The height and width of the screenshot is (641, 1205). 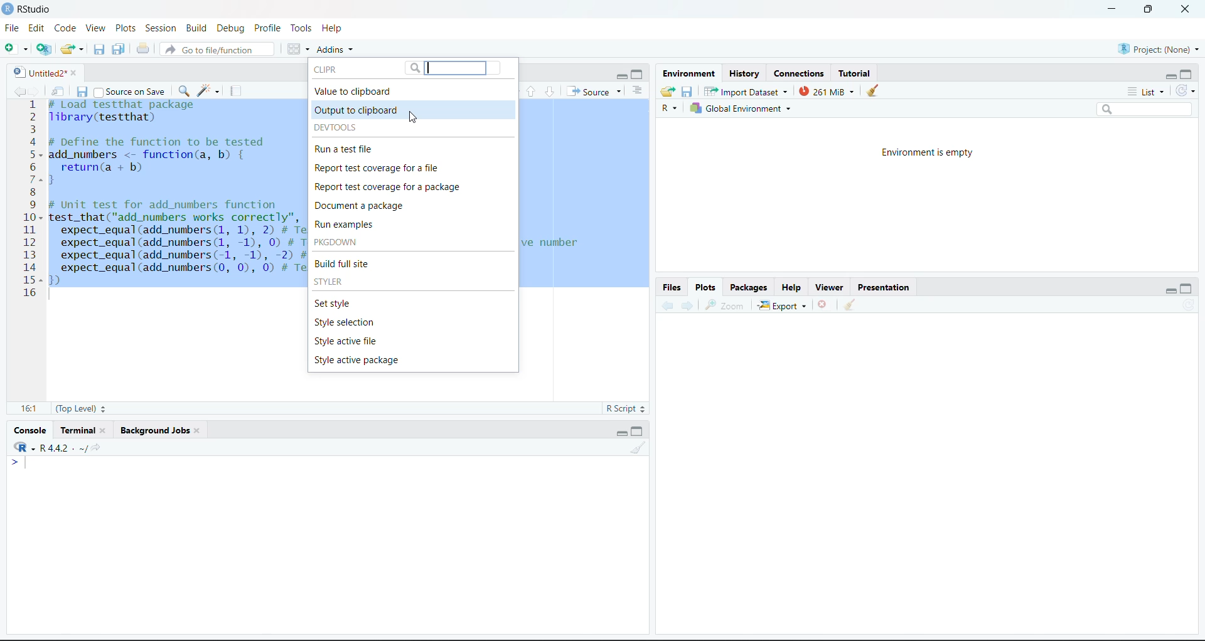 I want to click on STYLER, so click(x=329, y=283).